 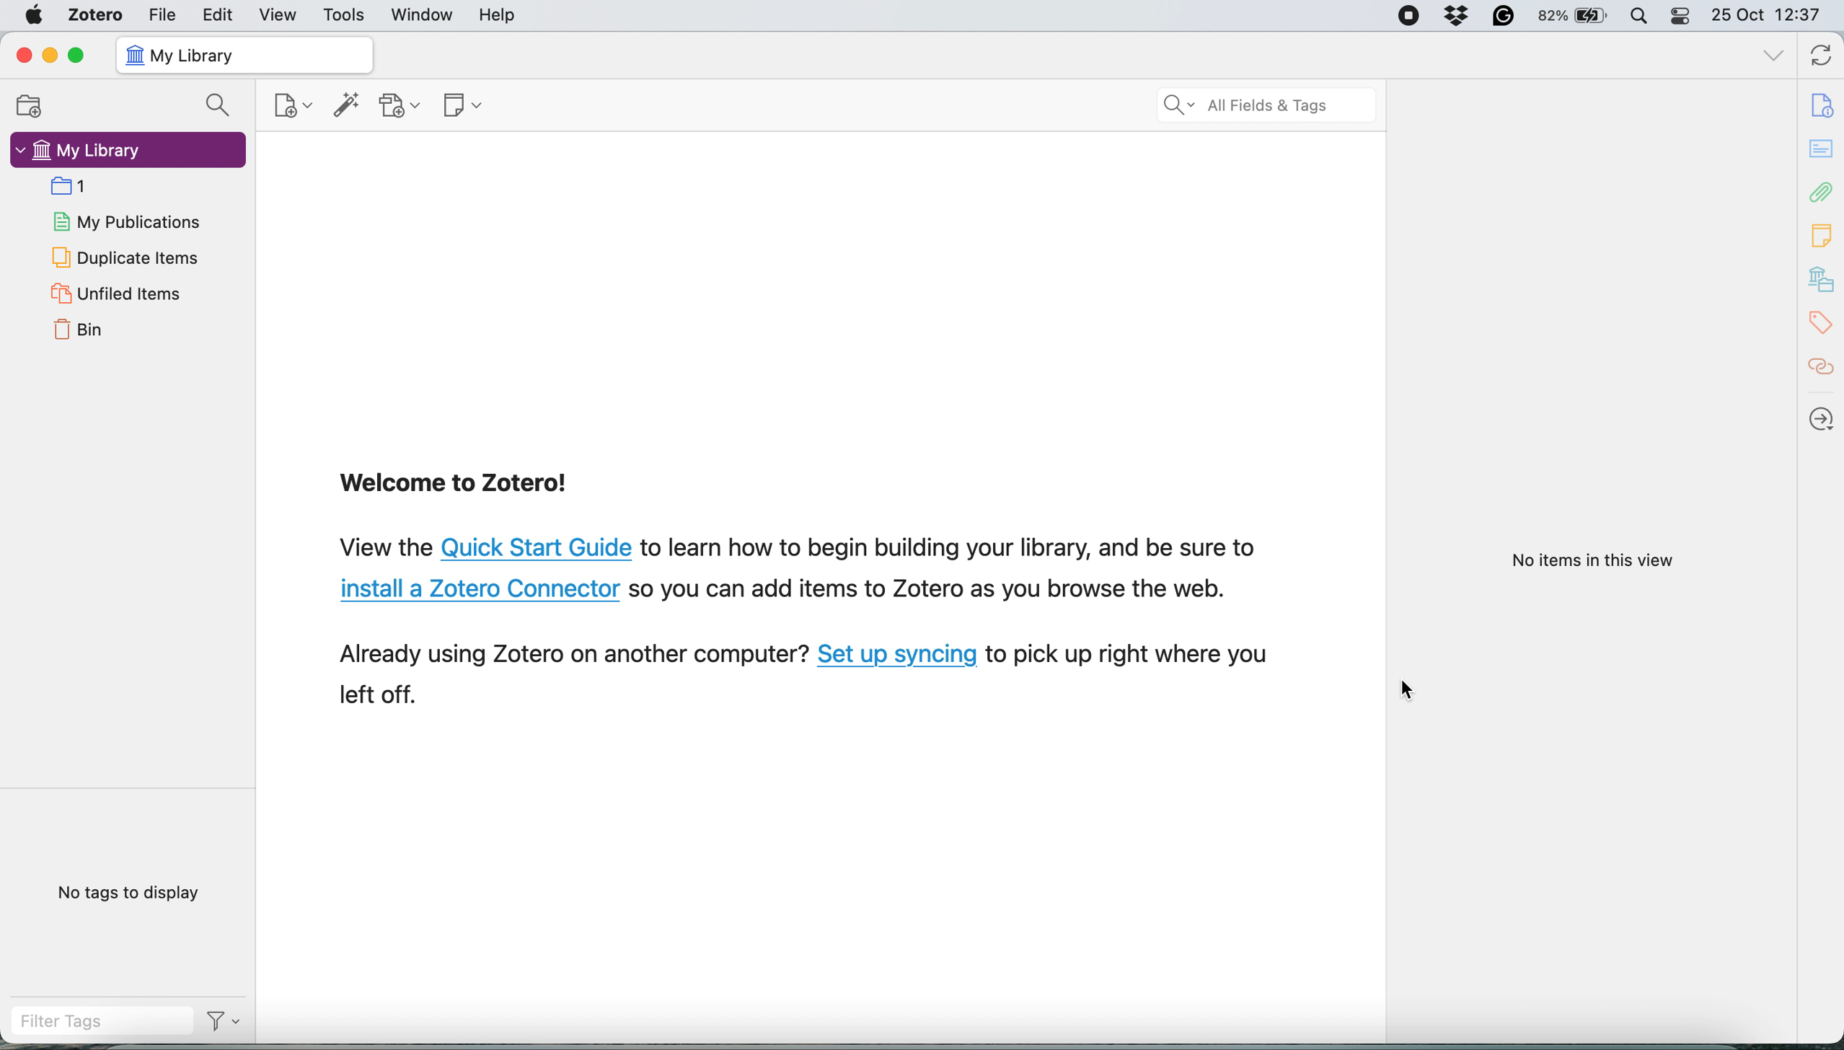 What do you see at coordinates (115, 295) in the screenshot?
I see `unfiled items` at bounding box center [115, 295].